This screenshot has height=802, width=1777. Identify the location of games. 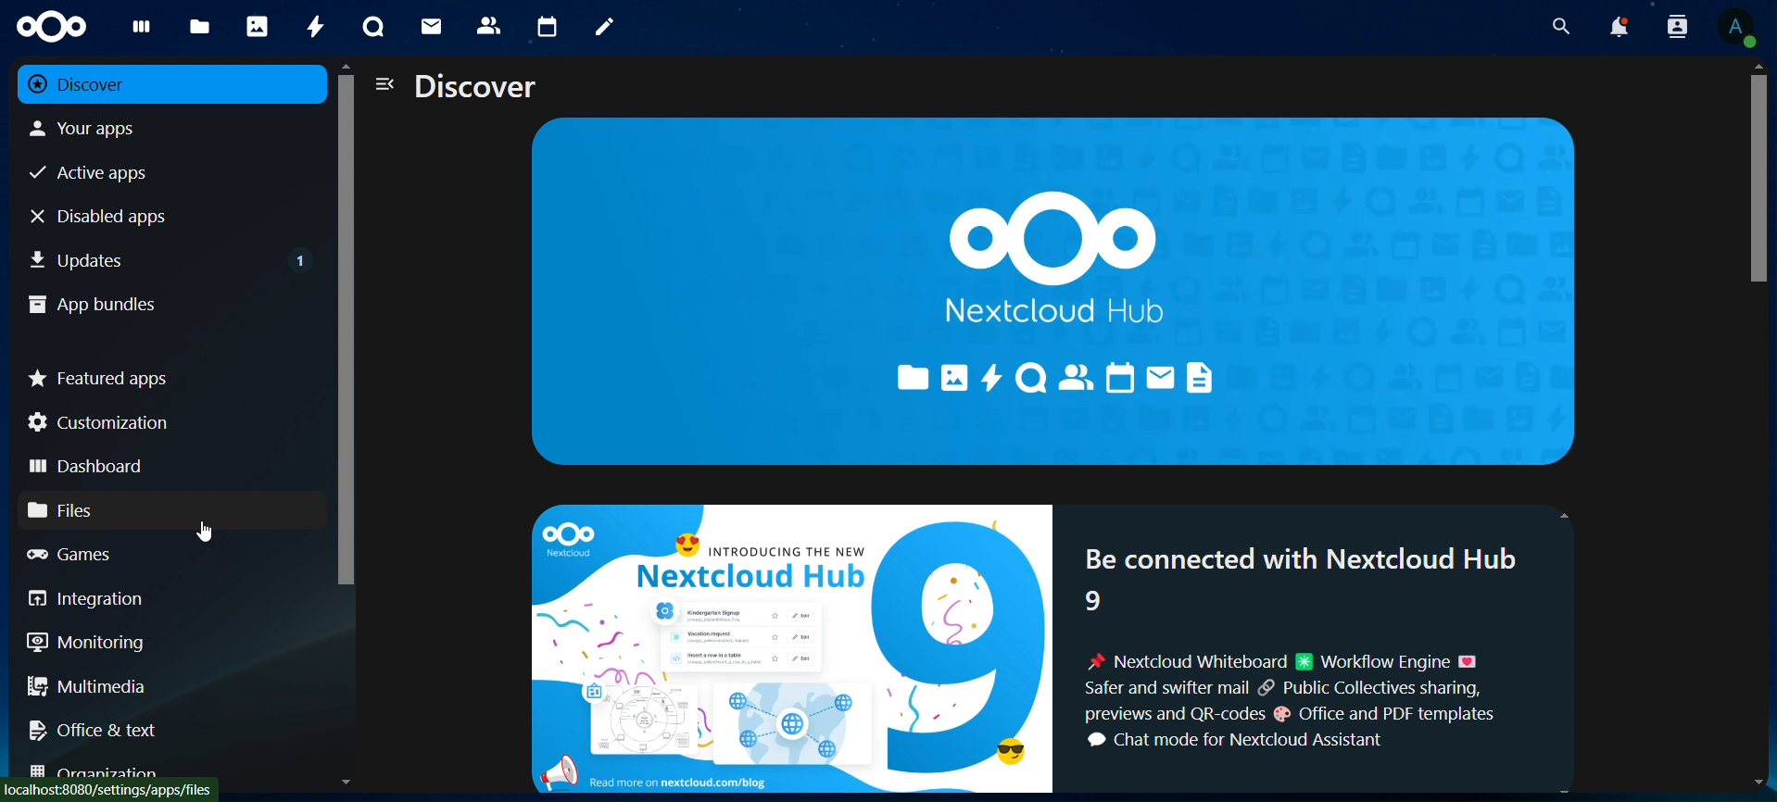
(87, 554).